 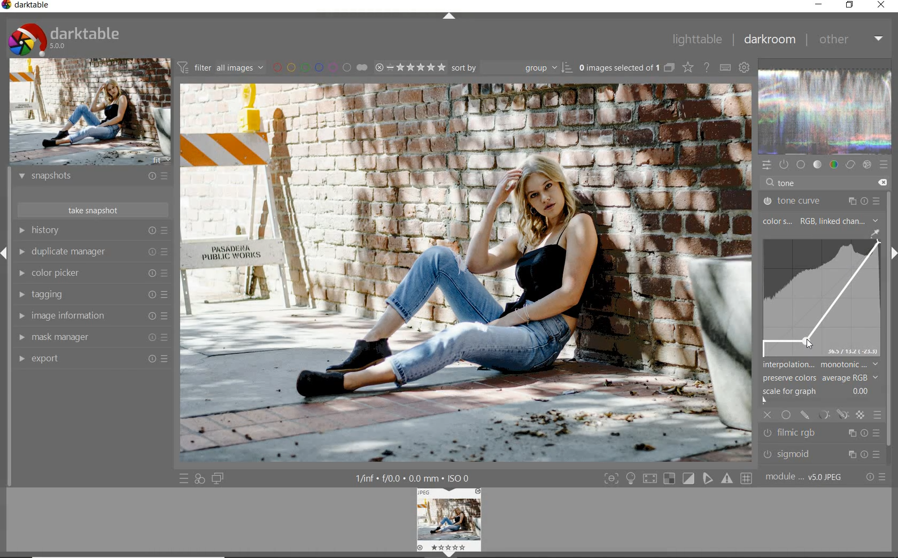 What do you see at coordinates (626, 67) in the screenshot?
I see `expand grouped images` at bounding box center [626, 67].